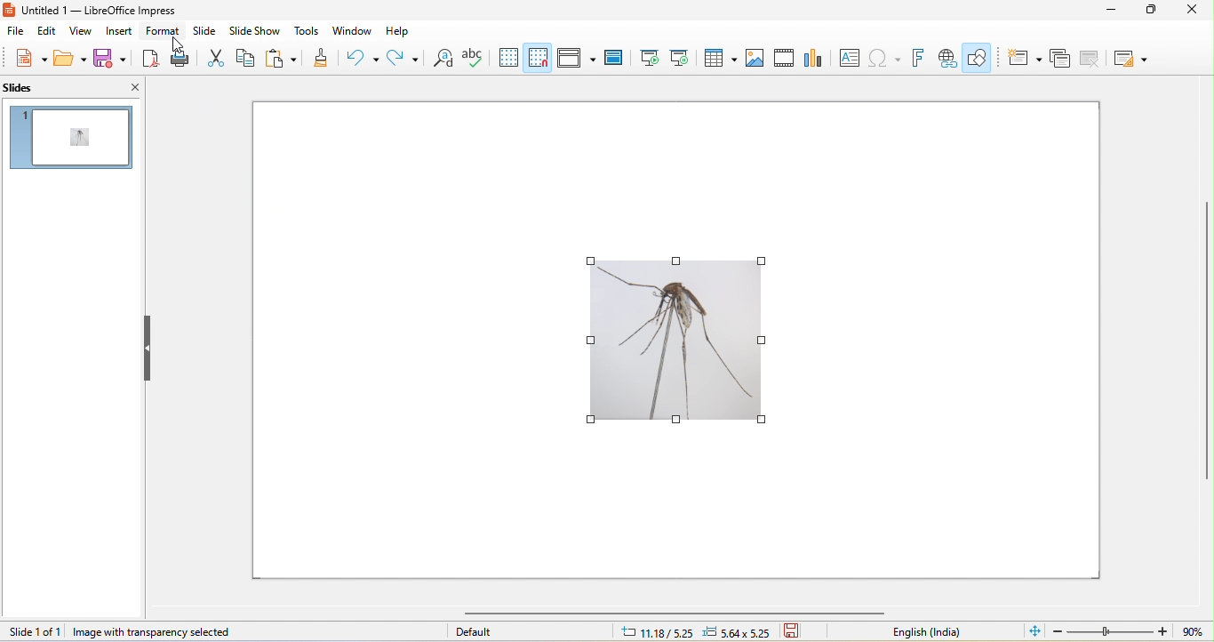  Describe the element at coordinates (1154, 13) in the screenshot. I see `maximize` at that location.